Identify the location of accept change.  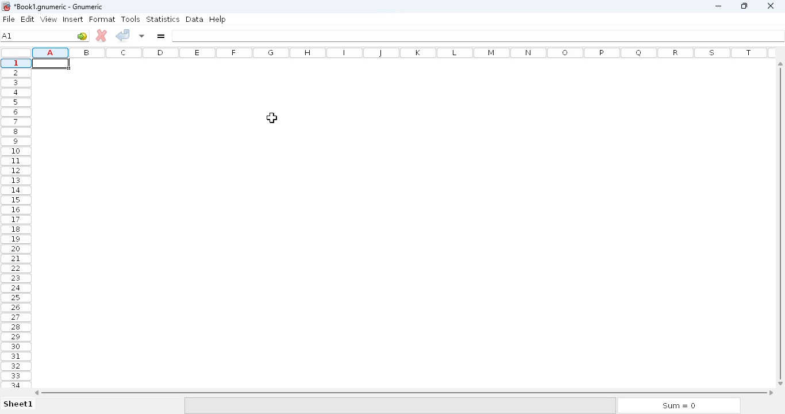
(123, 35).